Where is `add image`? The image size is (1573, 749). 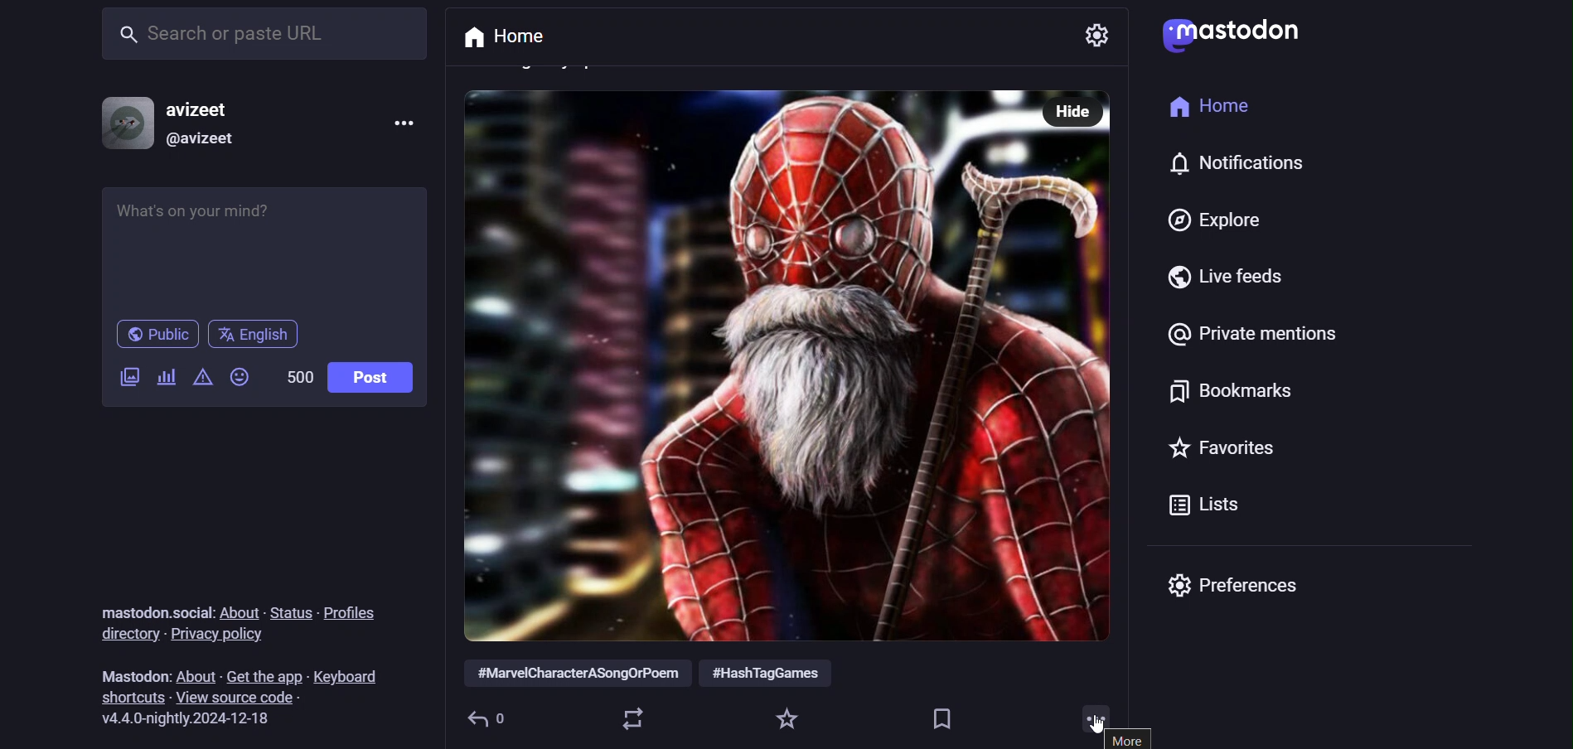 add image is located at coordinates (127, 379).